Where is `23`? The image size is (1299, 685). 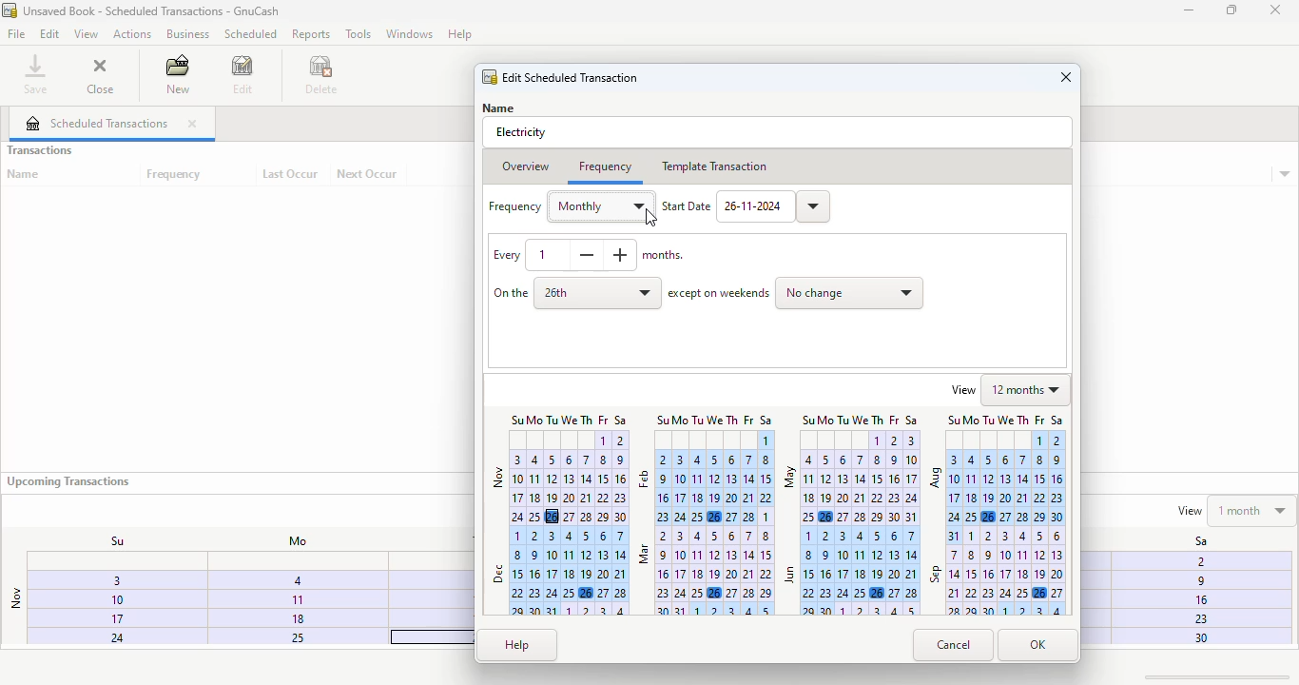
23 is located at coordinates (1198, 618).